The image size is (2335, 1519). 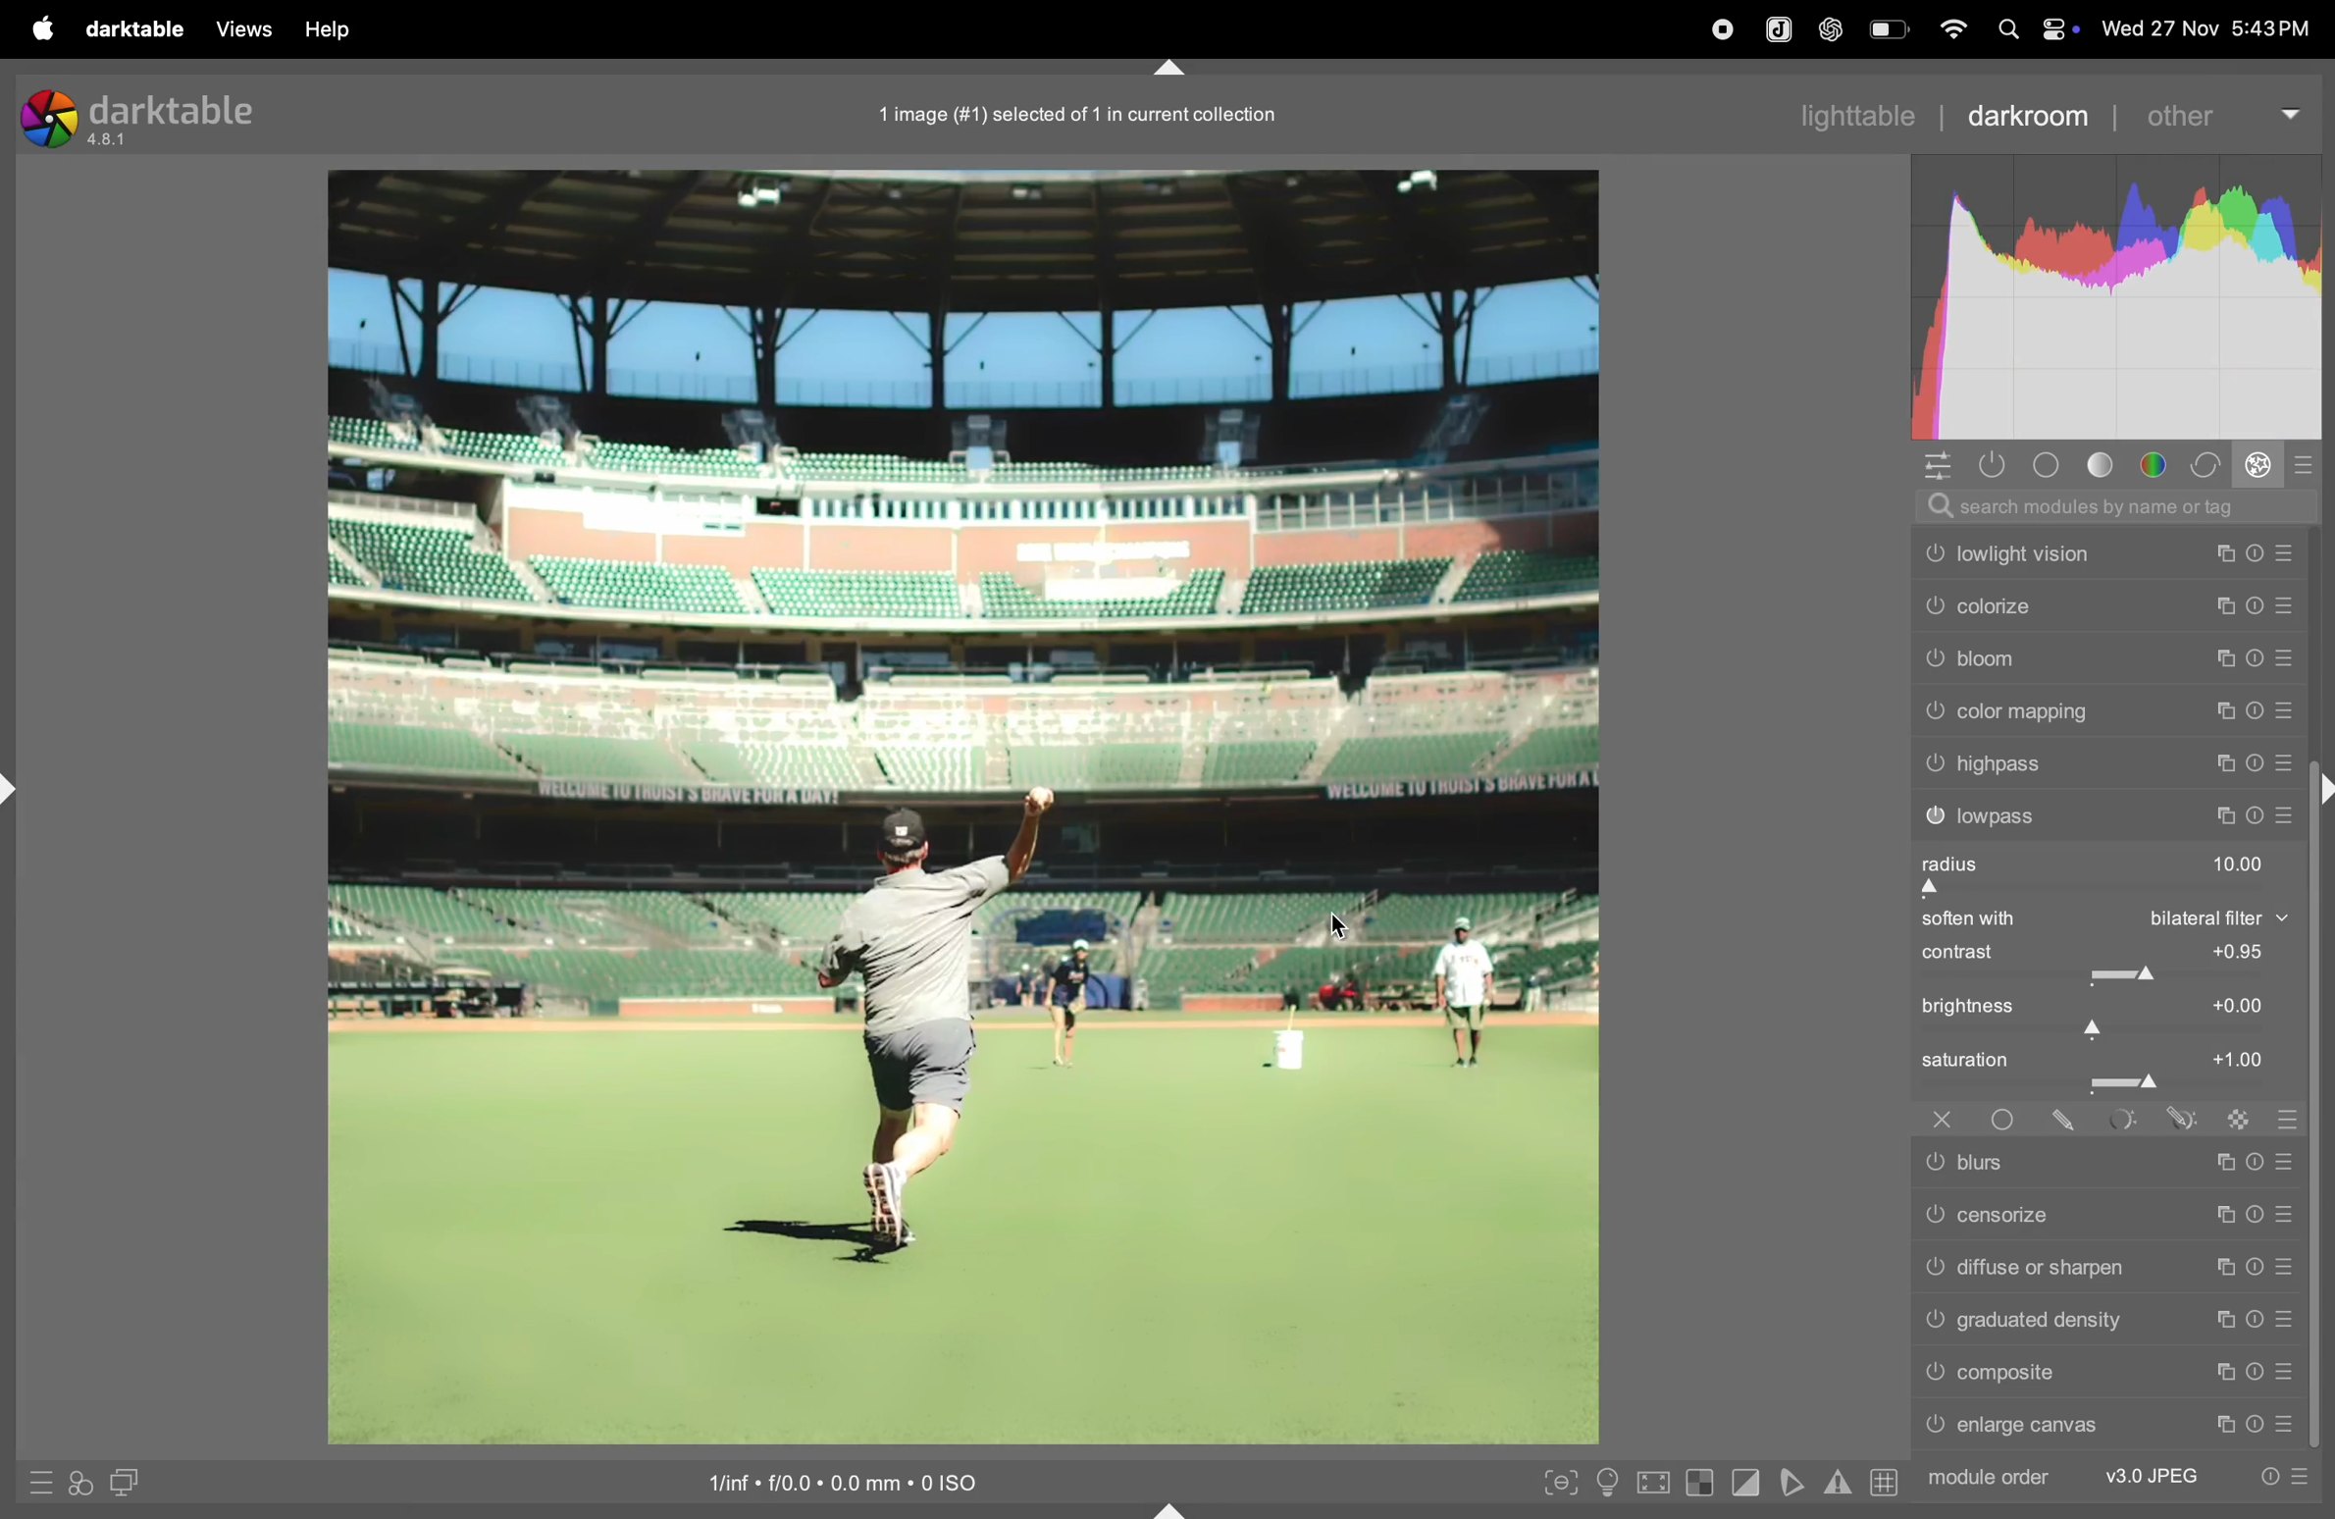 I want to click on darltable, so click(x=130, y=30).